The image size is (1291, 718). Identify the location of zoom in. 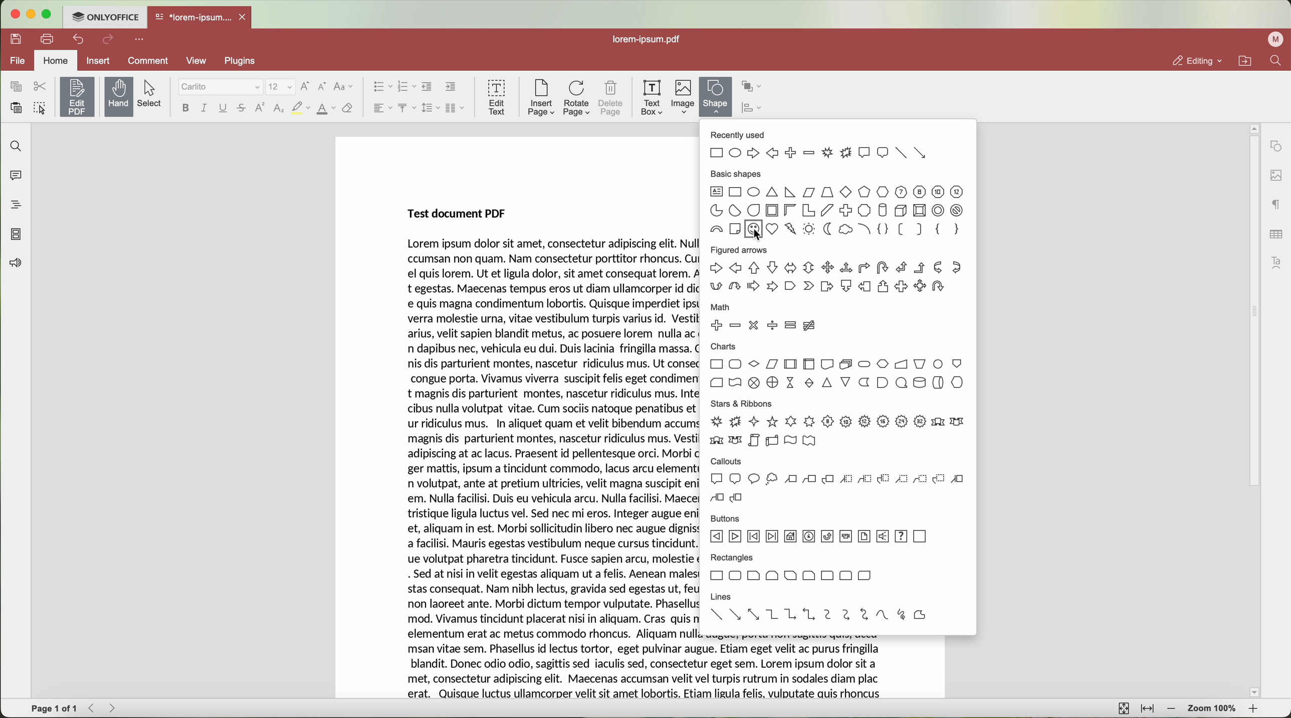
(1253, 709).